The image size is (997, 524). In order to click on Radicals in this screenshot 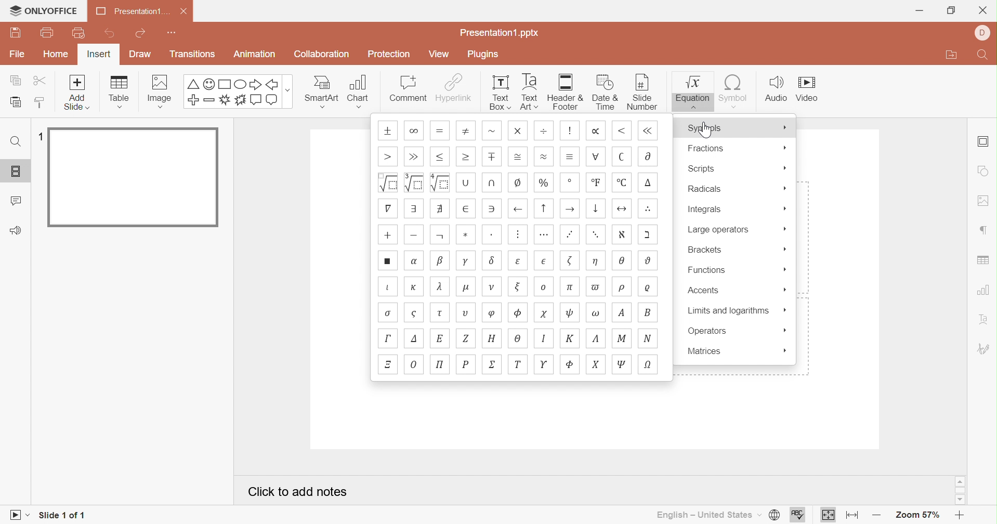, I will do `click(737, 188)`.